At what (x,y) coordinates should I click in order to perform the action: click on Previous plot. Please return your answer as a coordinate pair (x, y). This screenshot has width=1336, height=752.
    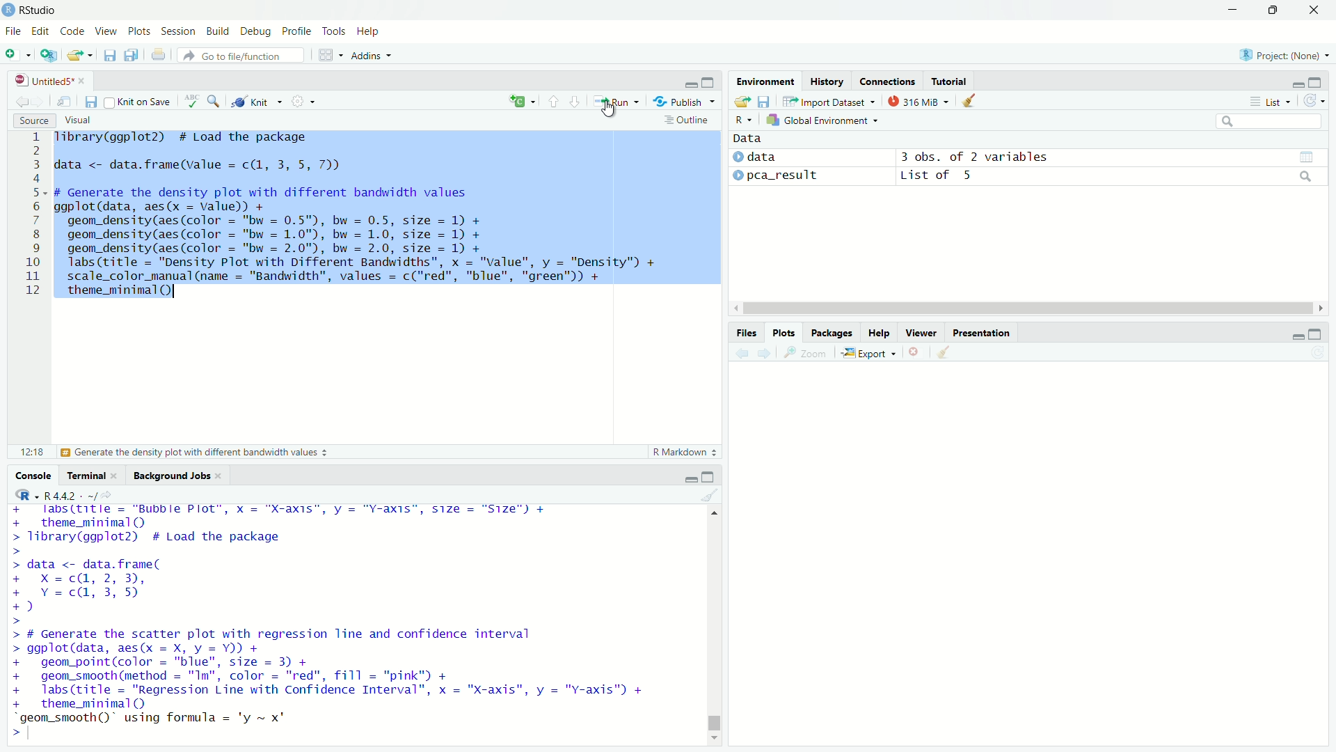
    Looking at the image, I should click on (742, 353).